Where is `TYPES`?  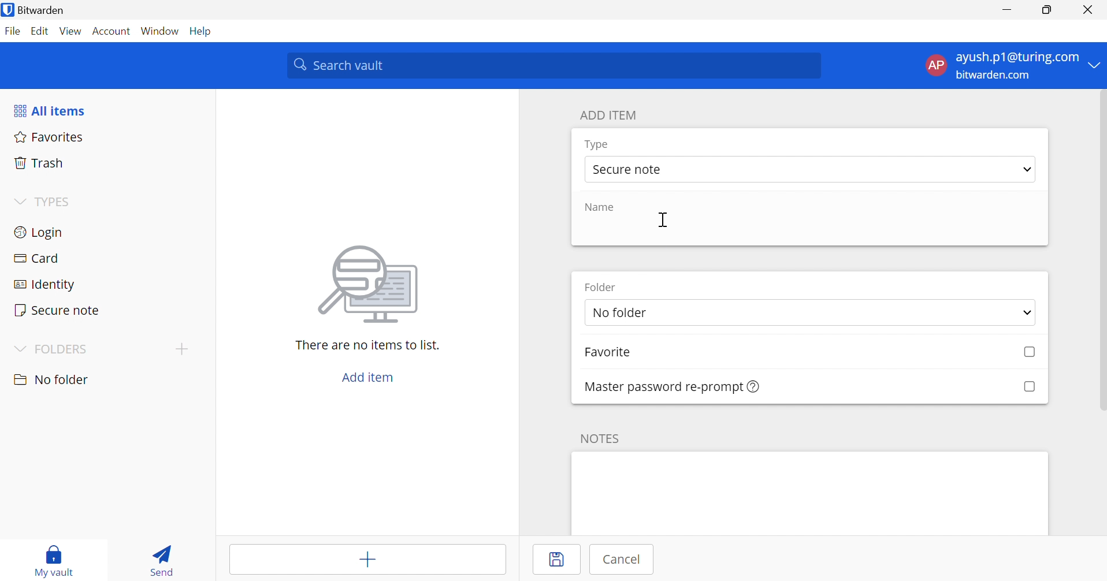 TYPES is located at coordinates (55, 203).